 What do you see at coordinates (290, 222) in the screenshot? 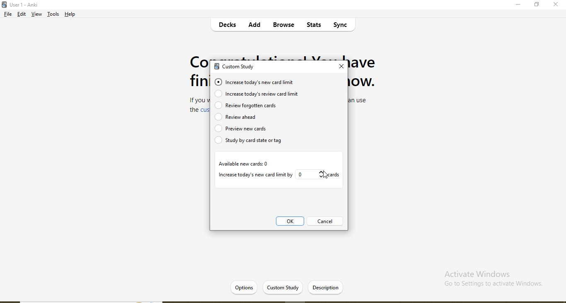
I see `ok` at bounding box center [290, 222].